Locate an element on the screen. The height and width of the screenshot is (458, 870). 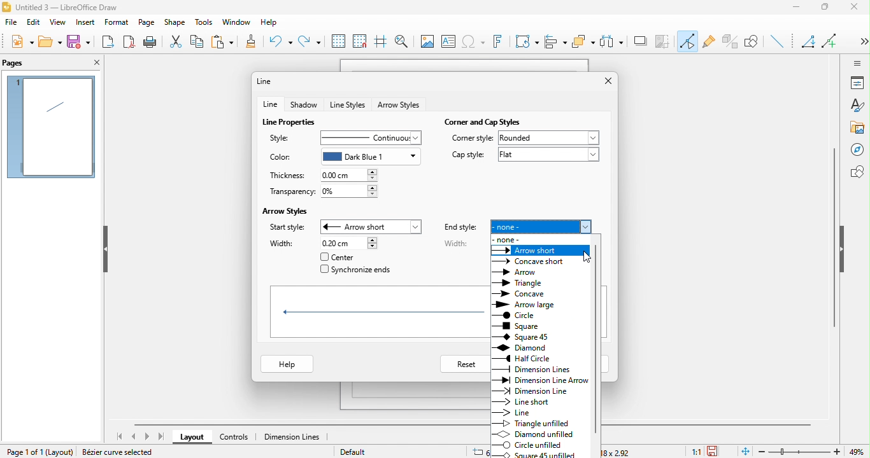
tools is located at coordinates (201, 22).